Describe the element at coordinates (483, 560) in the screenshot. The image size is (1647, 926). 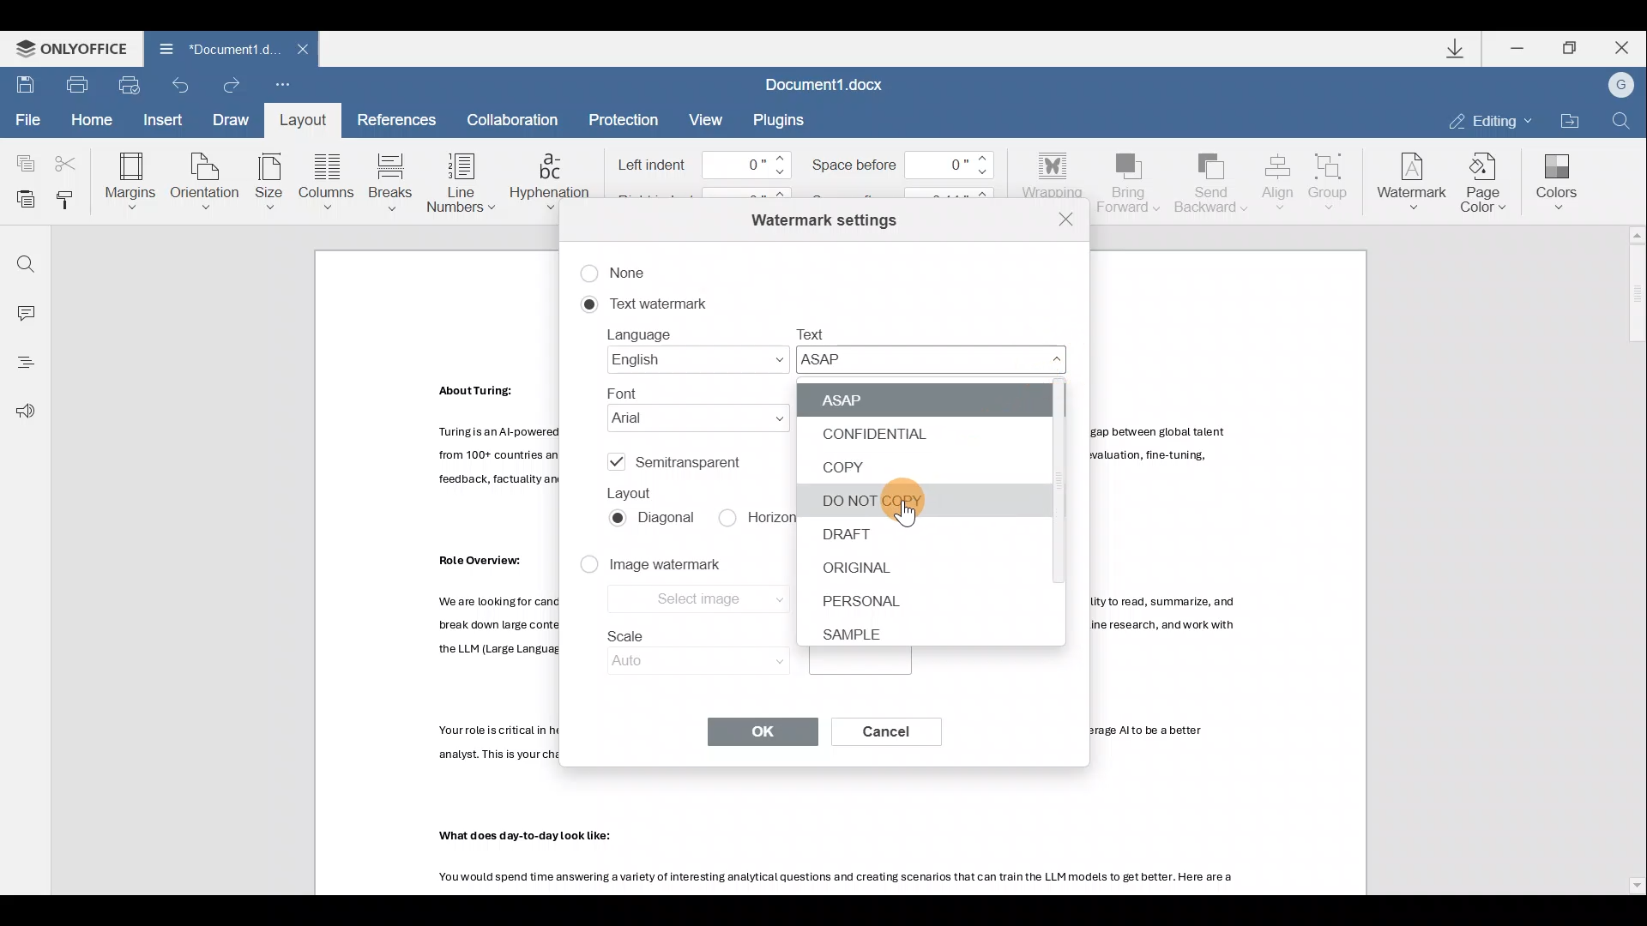
I see `` at that location.